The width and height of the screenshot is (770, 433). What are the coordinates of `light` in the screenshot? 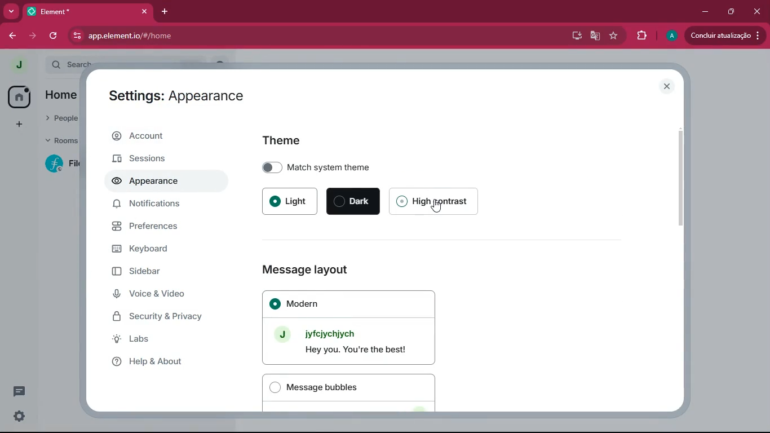 It's located at (291, 202).